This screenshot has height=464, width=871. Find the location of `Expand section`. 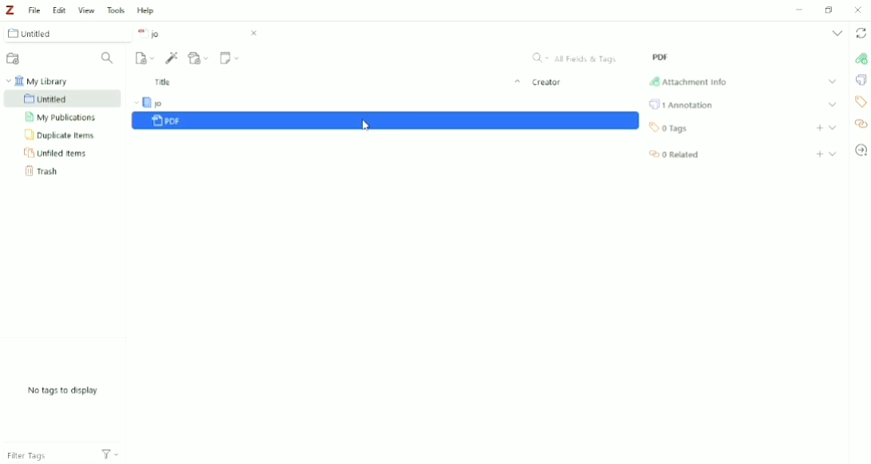

Expand section is located at coordinates (834, 127).